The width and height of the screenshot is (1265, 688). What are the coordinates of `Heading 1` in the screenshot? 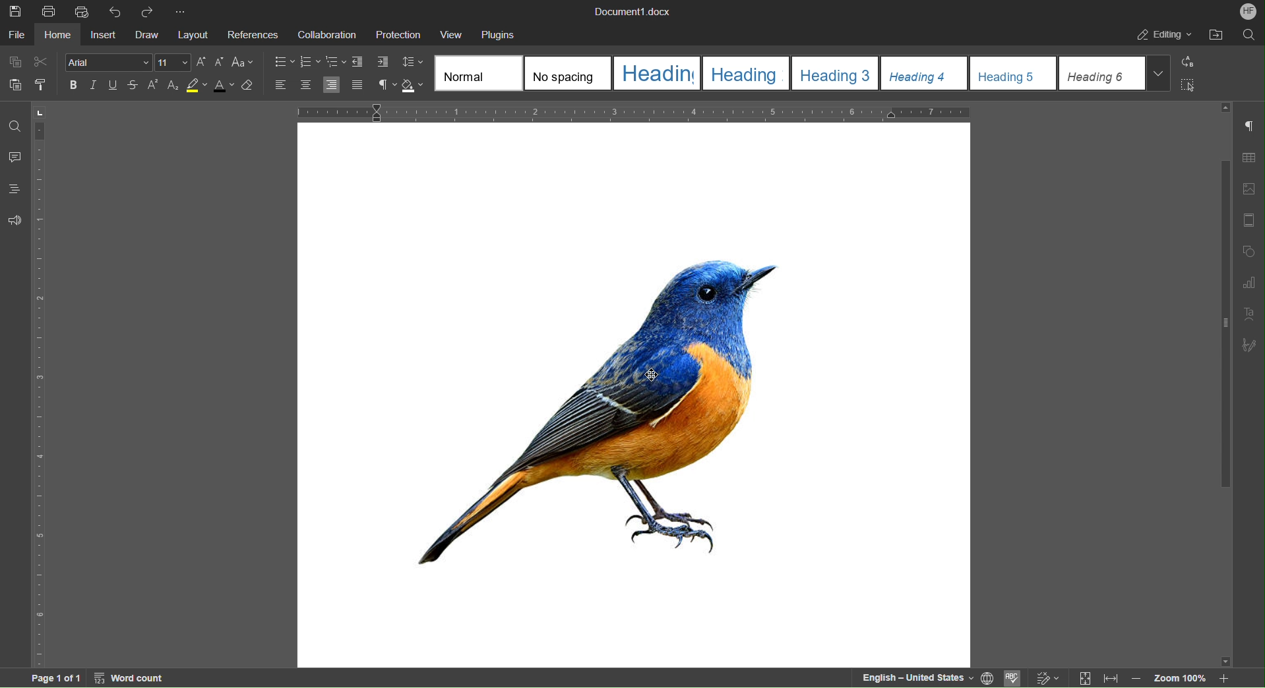 It's located at (657, 73).